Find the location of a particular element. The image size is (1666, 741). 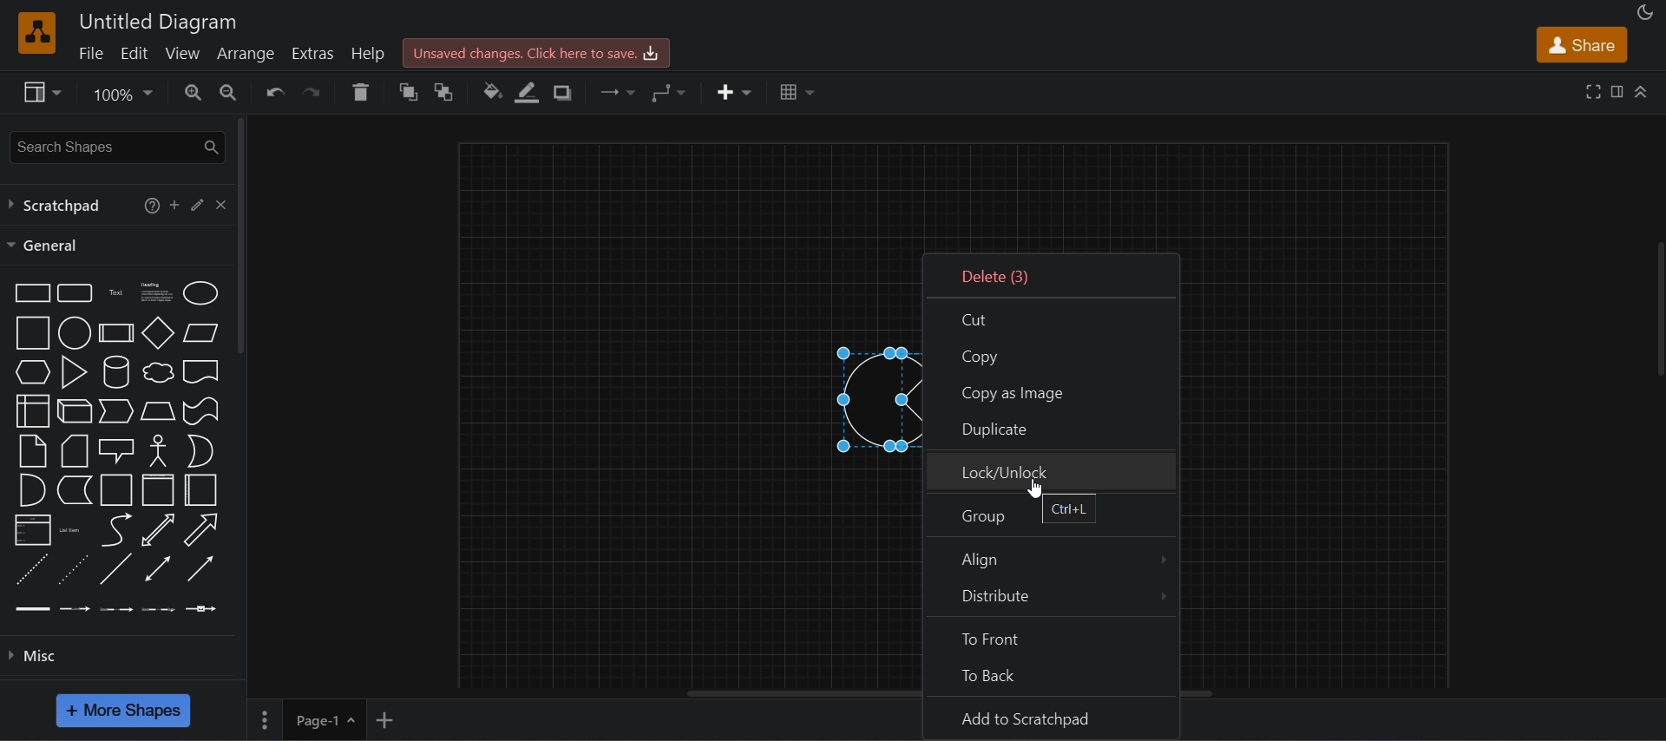

redo is located at coordinates (316, 92).